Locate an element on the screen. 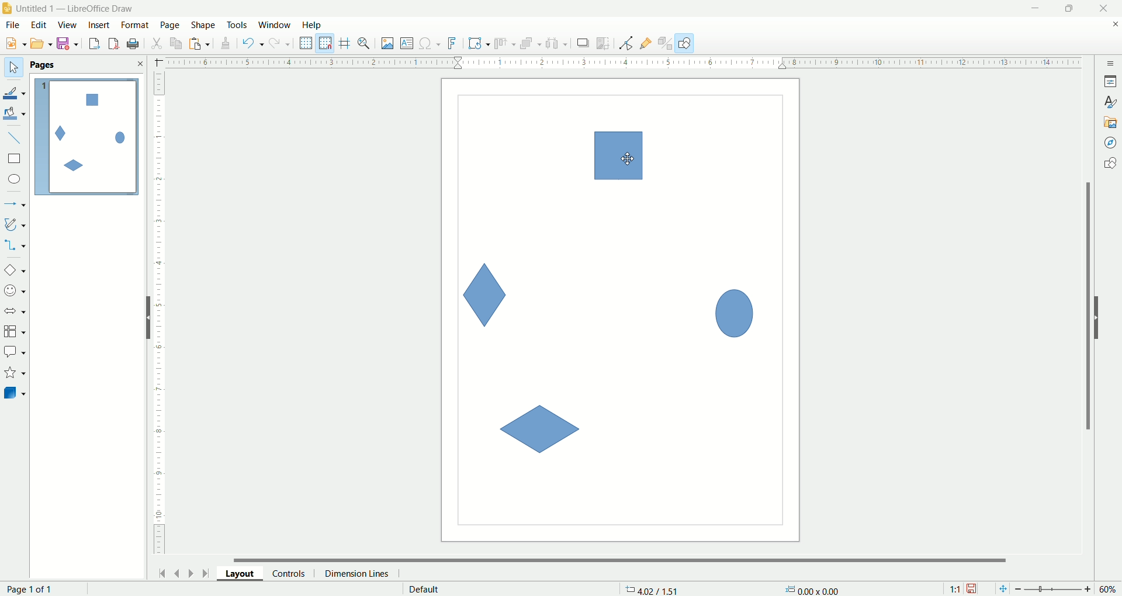 Image resolution: width=1122 pixels, height=596 pixels. transformation is located at coordinates (479, 44).